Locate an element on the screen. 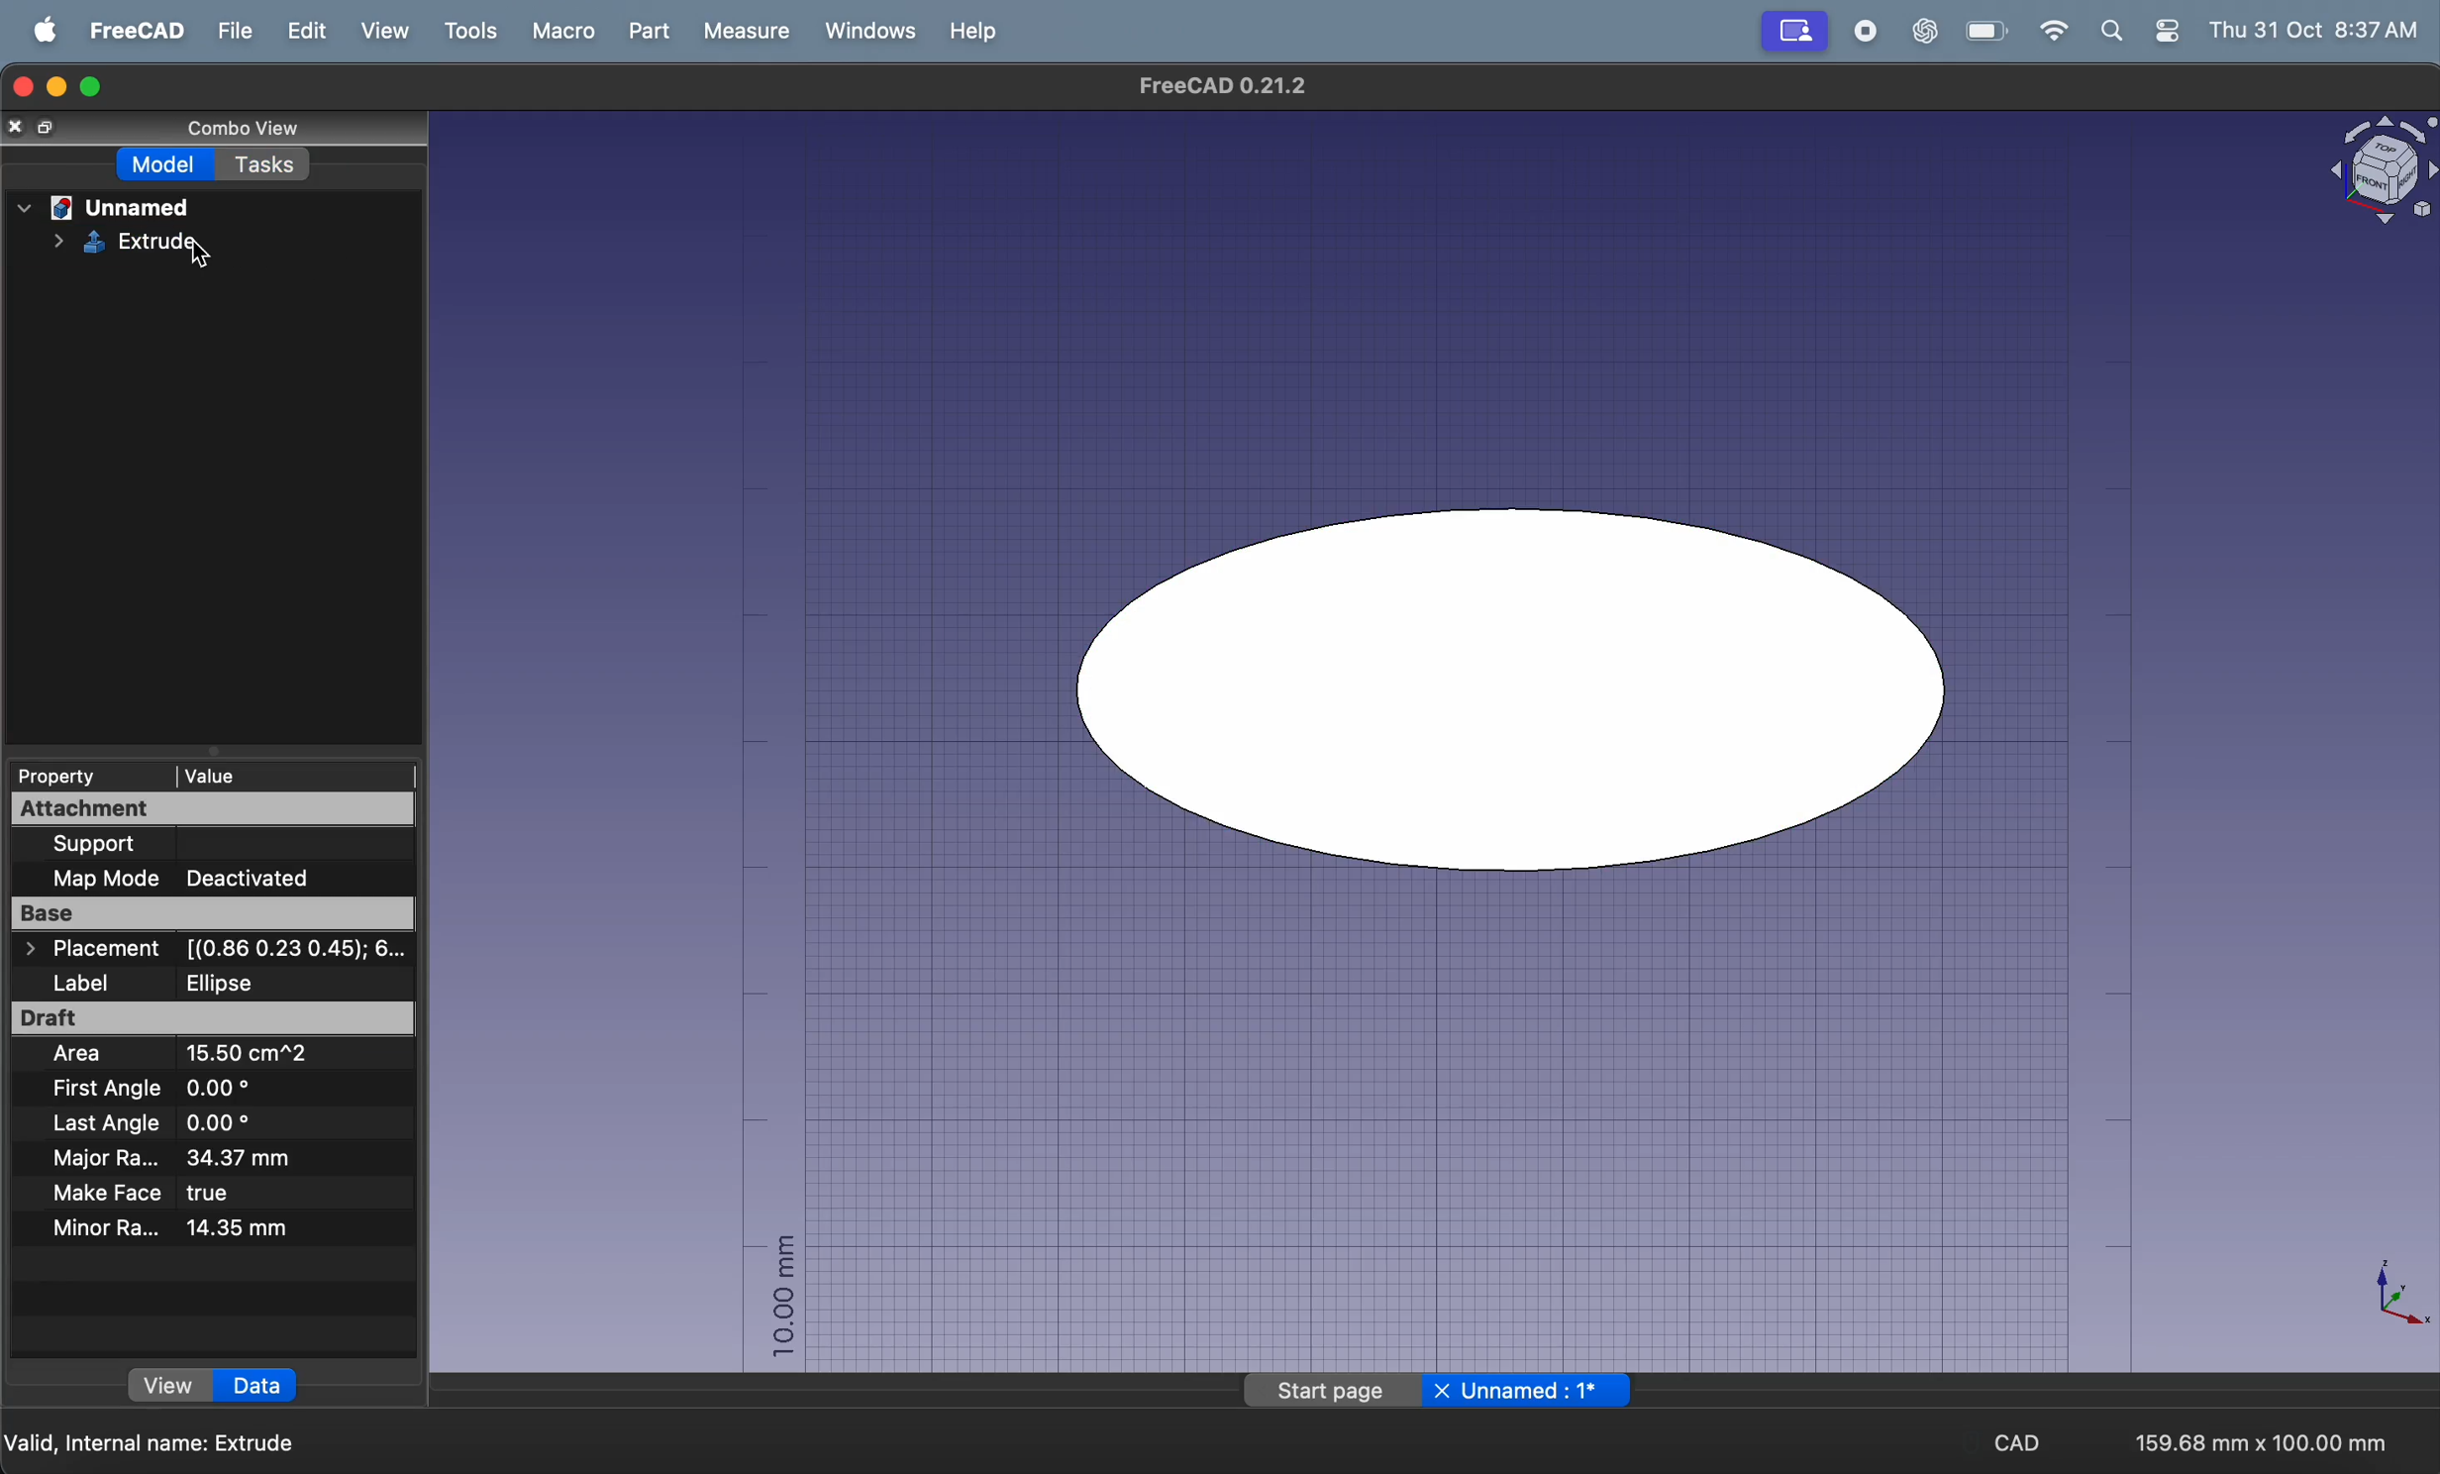 The width and height of the screenshot is (2440, 1474). page title is located at coordinates (1434, 1392).